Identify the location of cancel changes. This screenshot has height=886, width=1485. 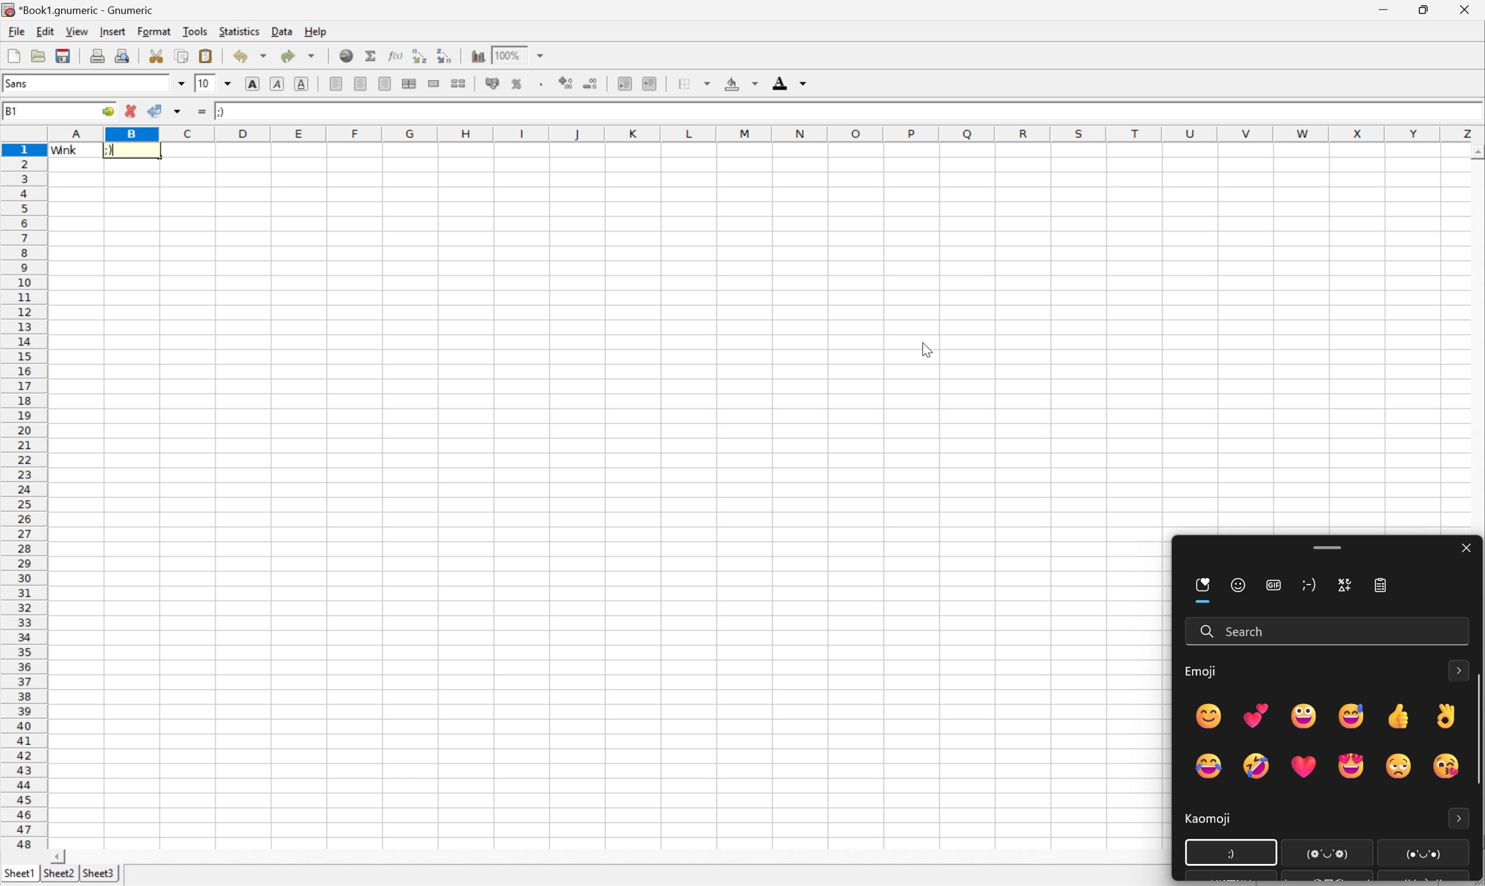
(129, 109).